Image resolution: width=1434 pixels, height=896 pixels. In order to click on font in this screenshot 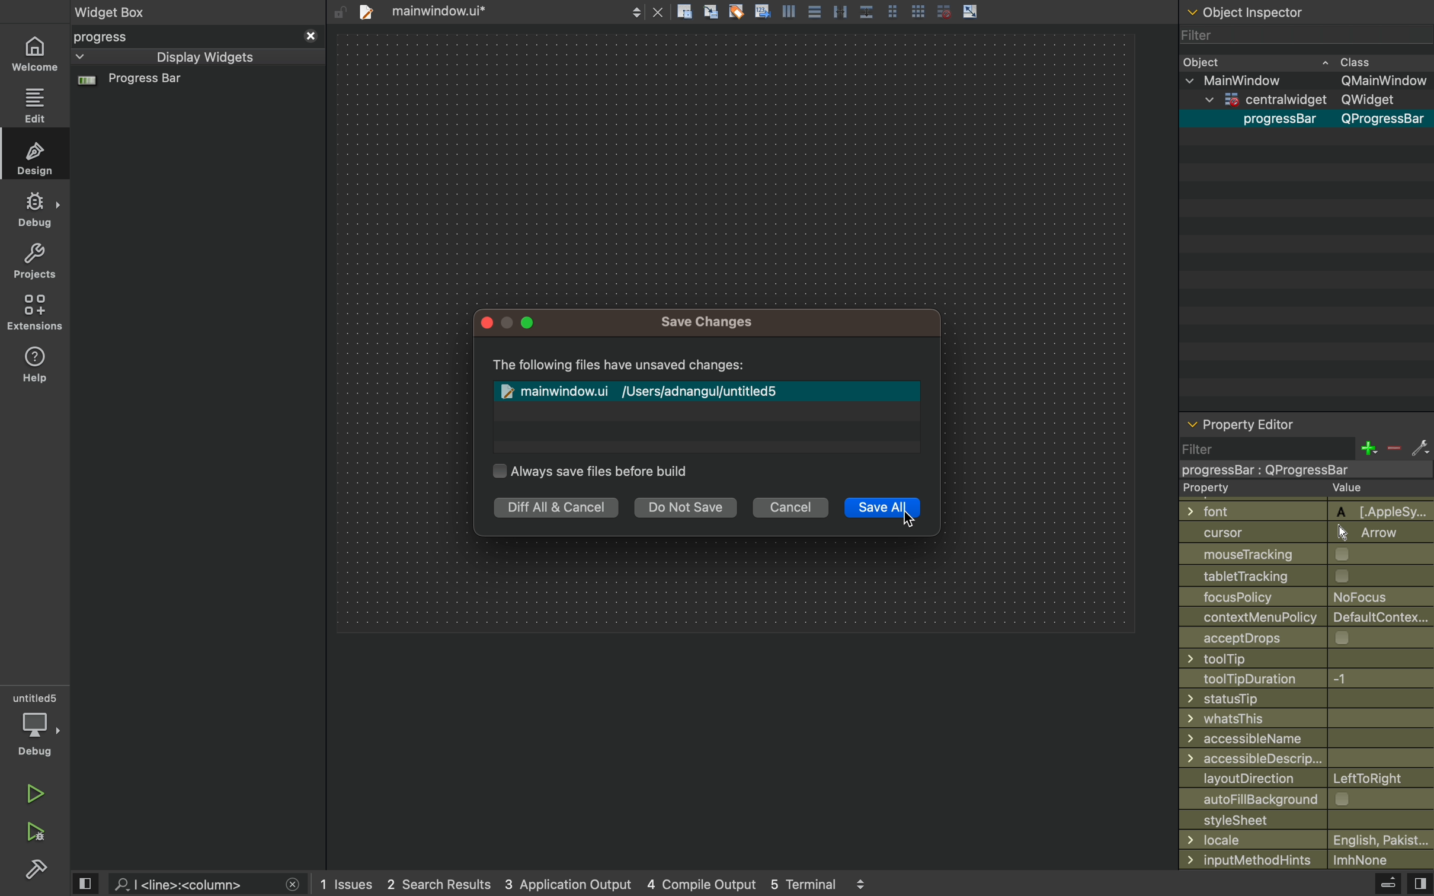, I will do `click(1300, 510)`.